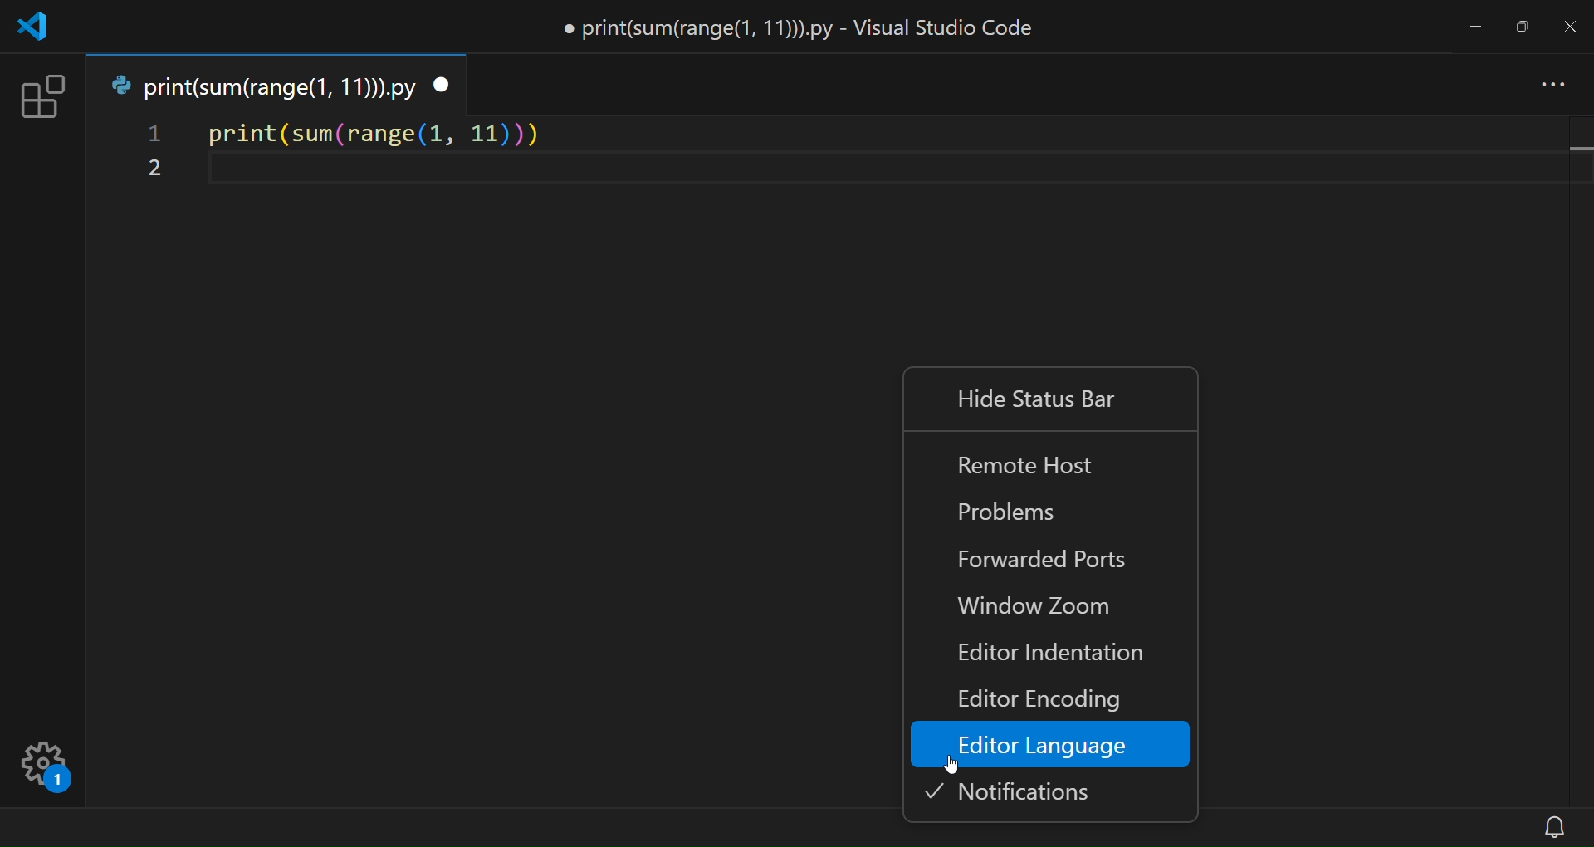  What do you see at coordinates (1044, 698) in the screenshot?
I see `editor encoding` at bounding box center [1044, 698].